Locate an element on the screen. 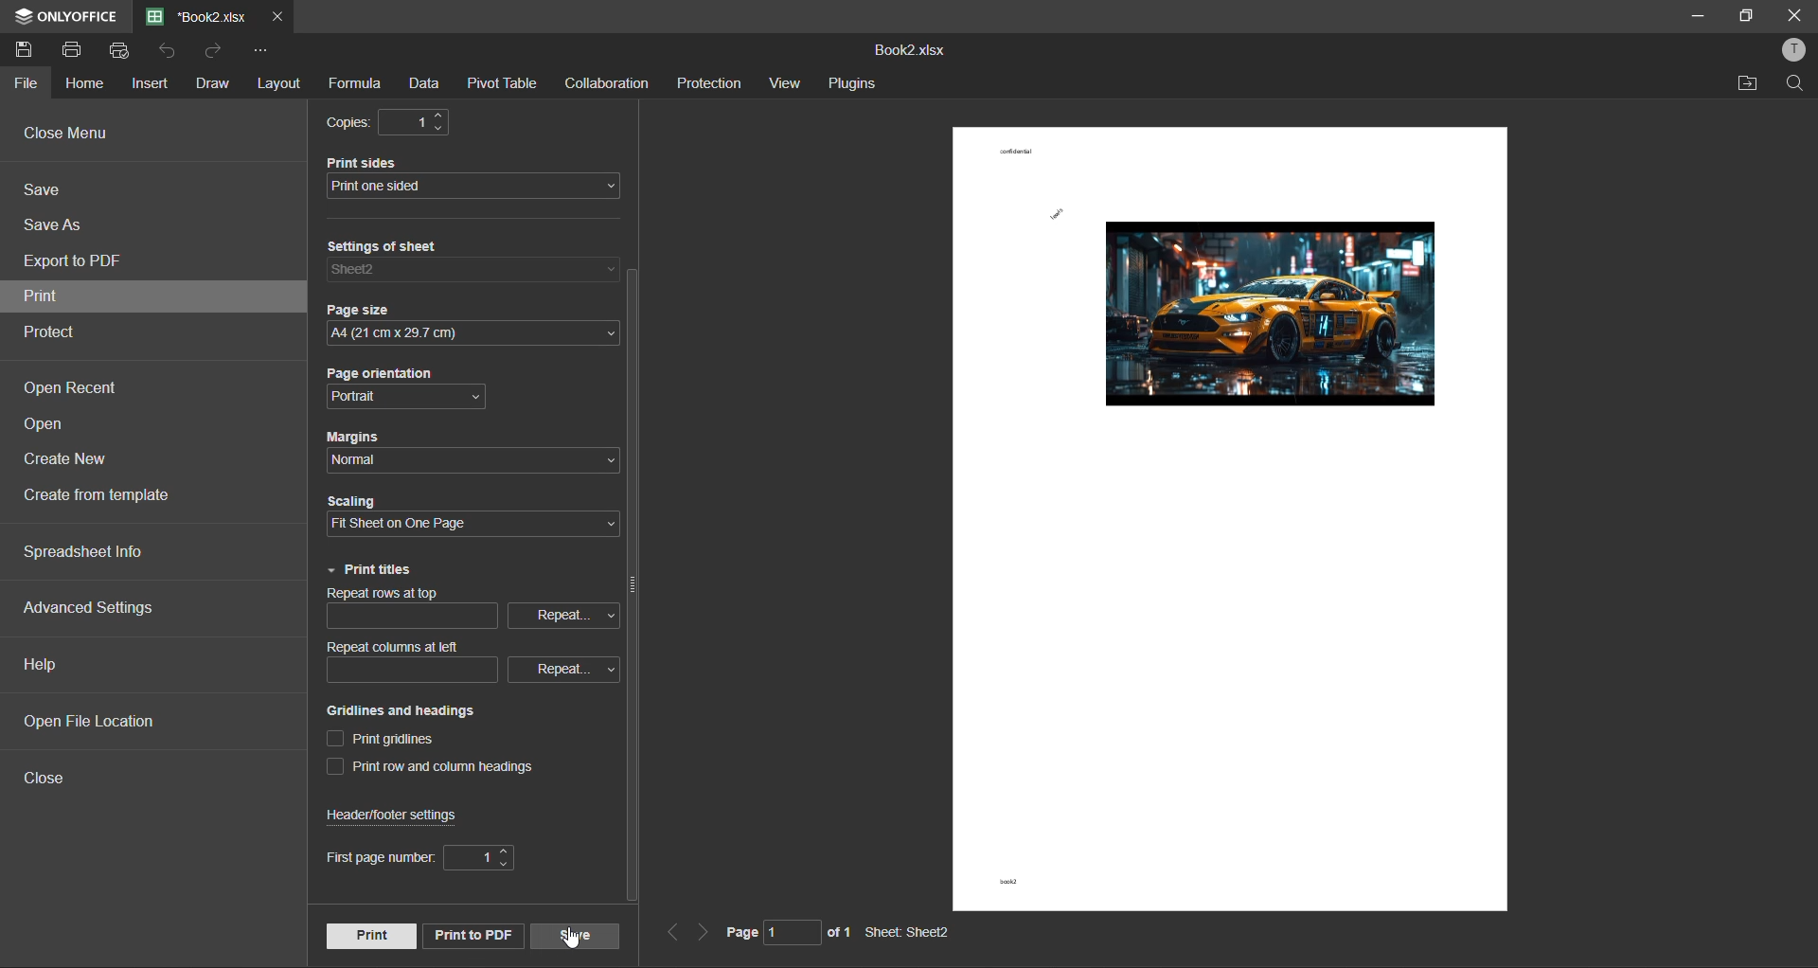 This screenshot has height=968, width=1818. first page number is located at coordinates (422, 855).